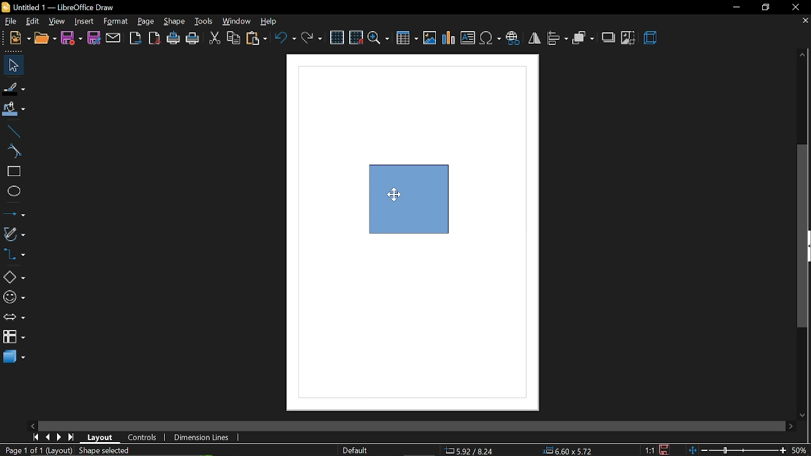  I want to click on Insert, so click(85, 22).